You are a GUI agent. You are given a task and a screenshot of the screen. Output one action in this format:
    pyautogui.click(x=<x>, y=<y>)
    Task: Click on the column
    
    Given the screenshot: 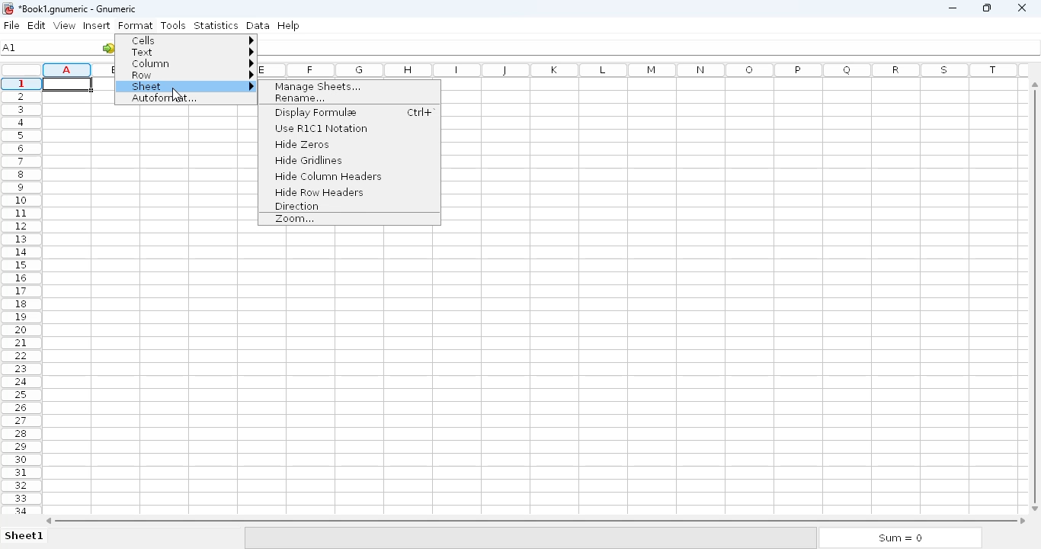 What is the action you would take?
    pyautogui.click(x=190, y=63)
    